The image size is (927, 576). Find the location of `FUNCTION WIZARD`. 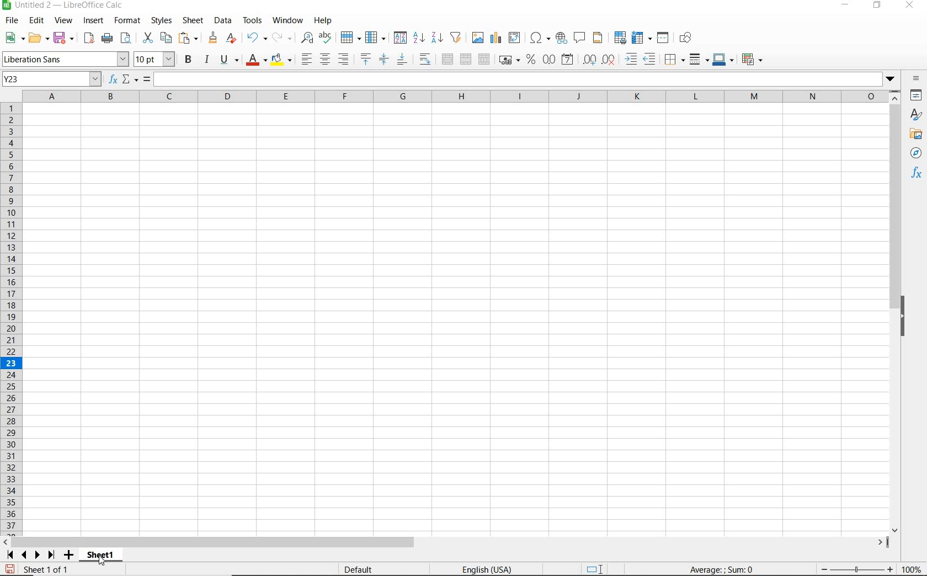

FUNCTION WIZARD is located at coordinates (113, 80).